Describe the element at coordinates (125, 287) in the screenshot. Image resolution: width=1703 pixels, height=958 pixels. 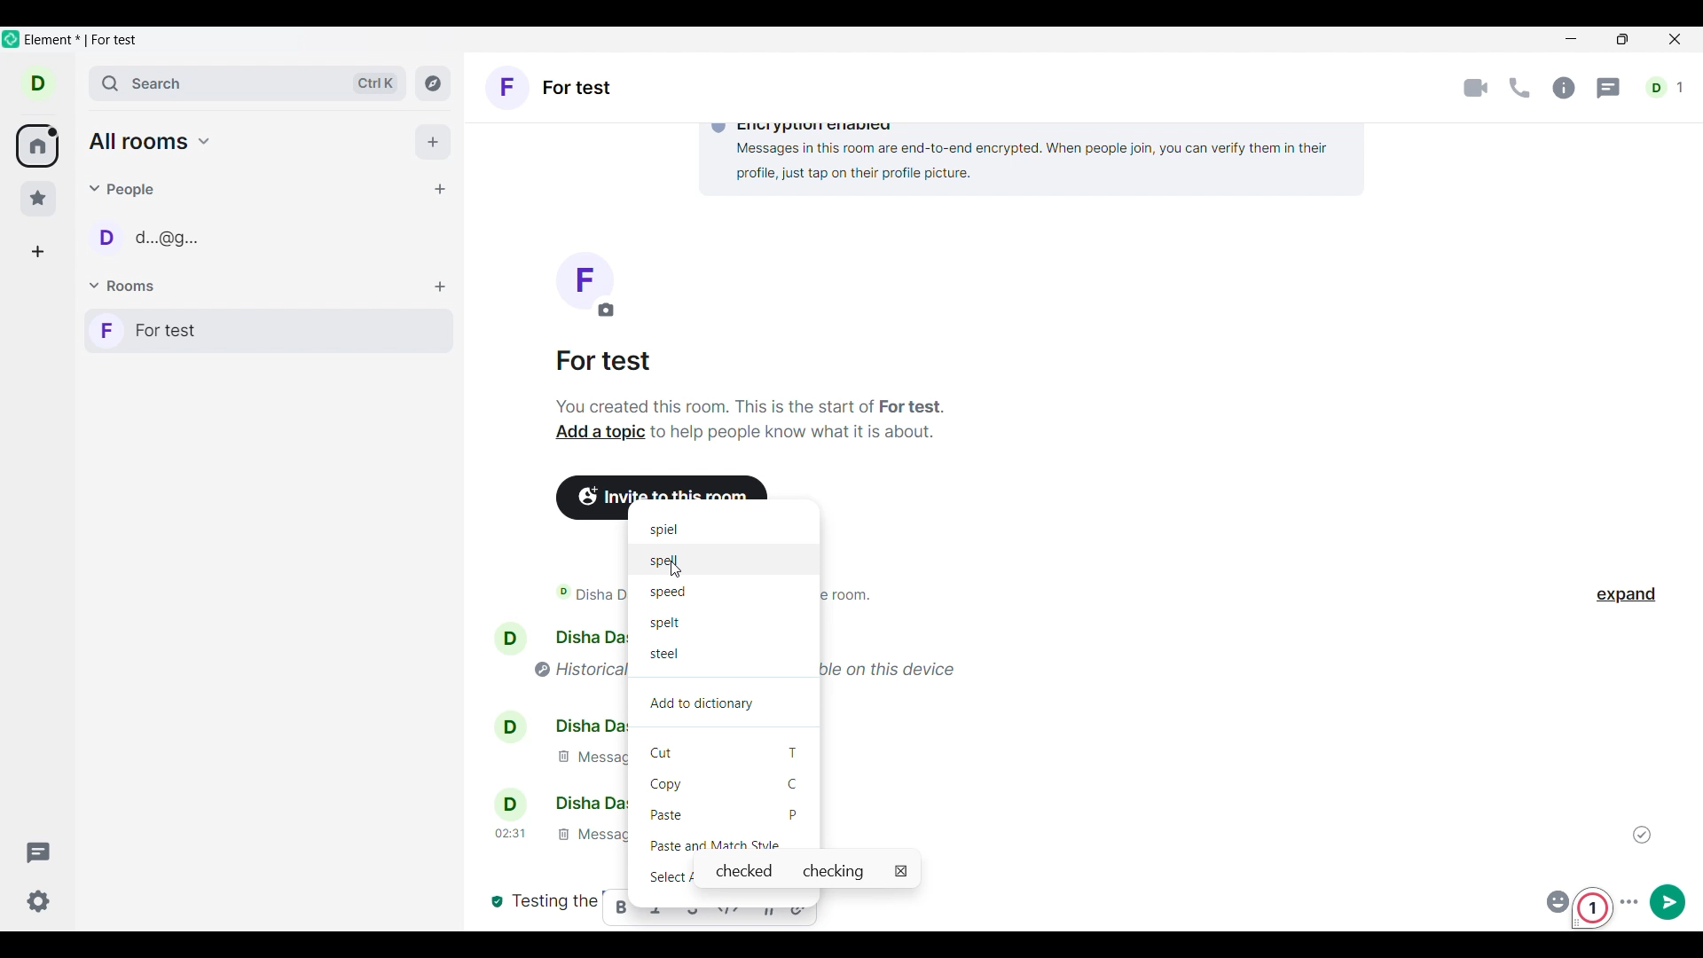
I see `Rooms` at that location.